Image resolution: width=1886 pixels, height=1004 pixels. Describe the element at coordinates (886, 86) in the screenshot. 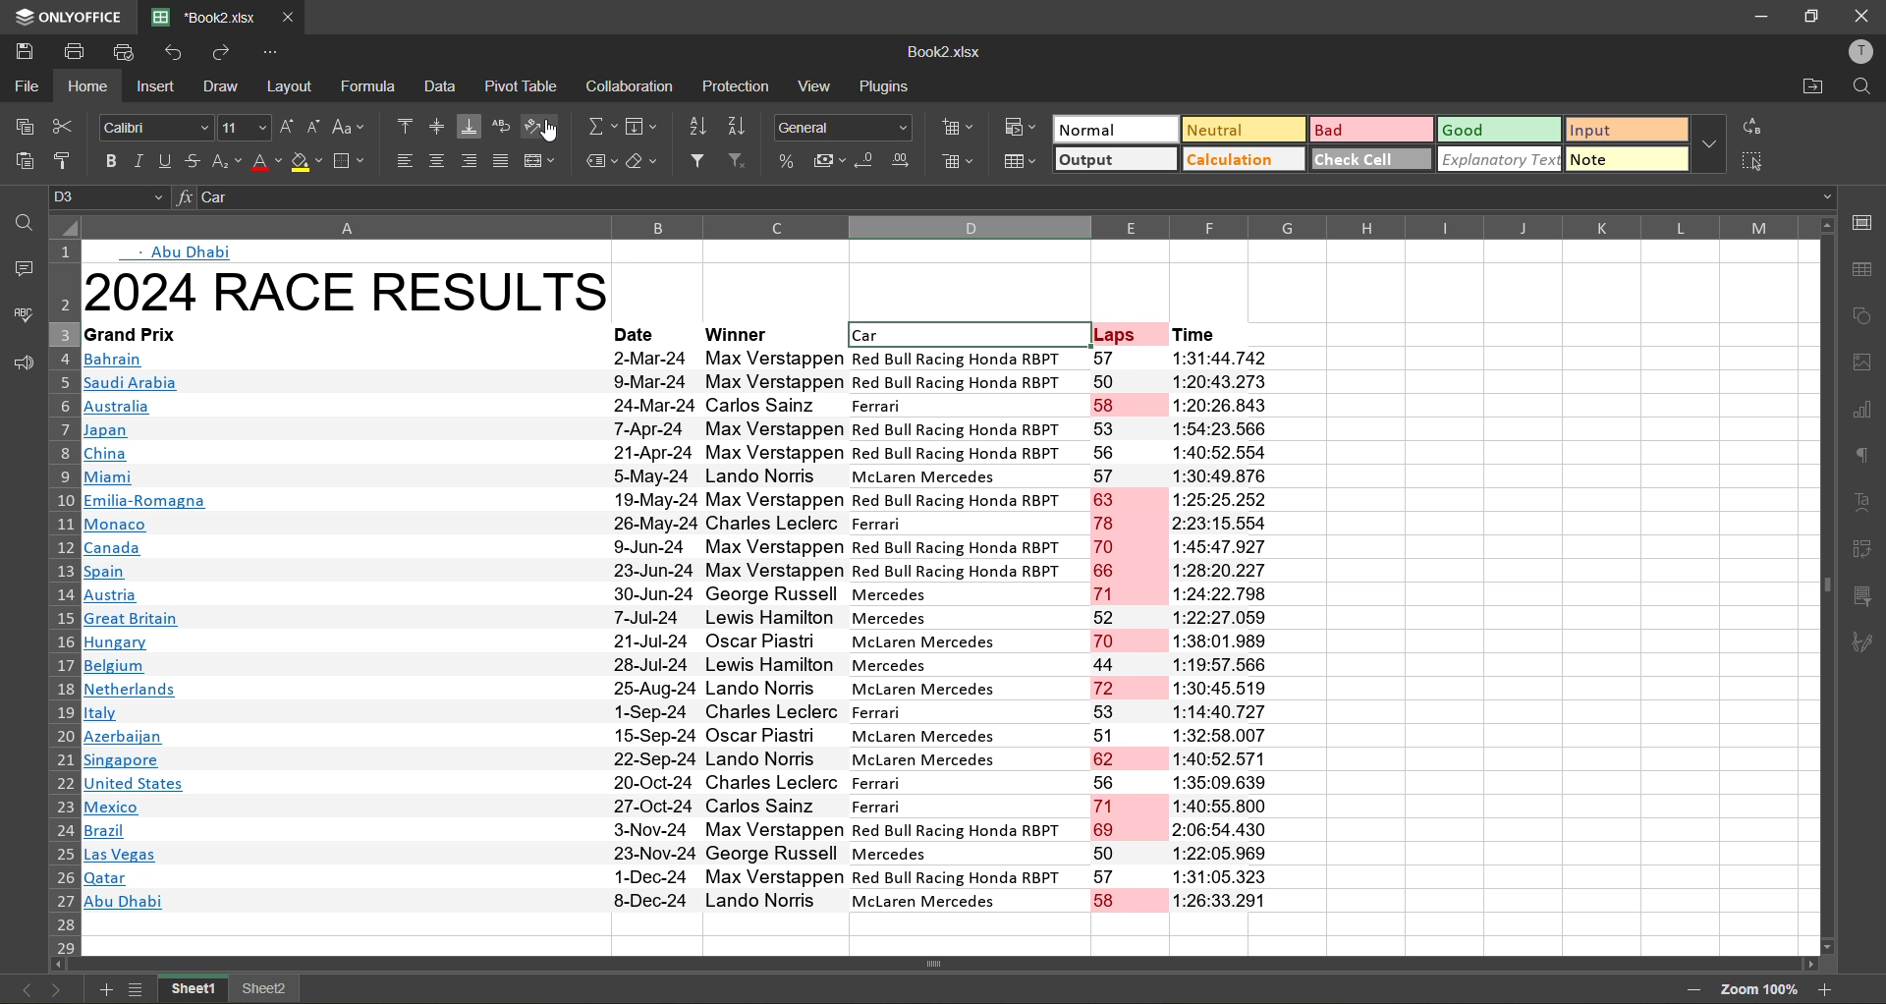

I see `plugins` at that location.